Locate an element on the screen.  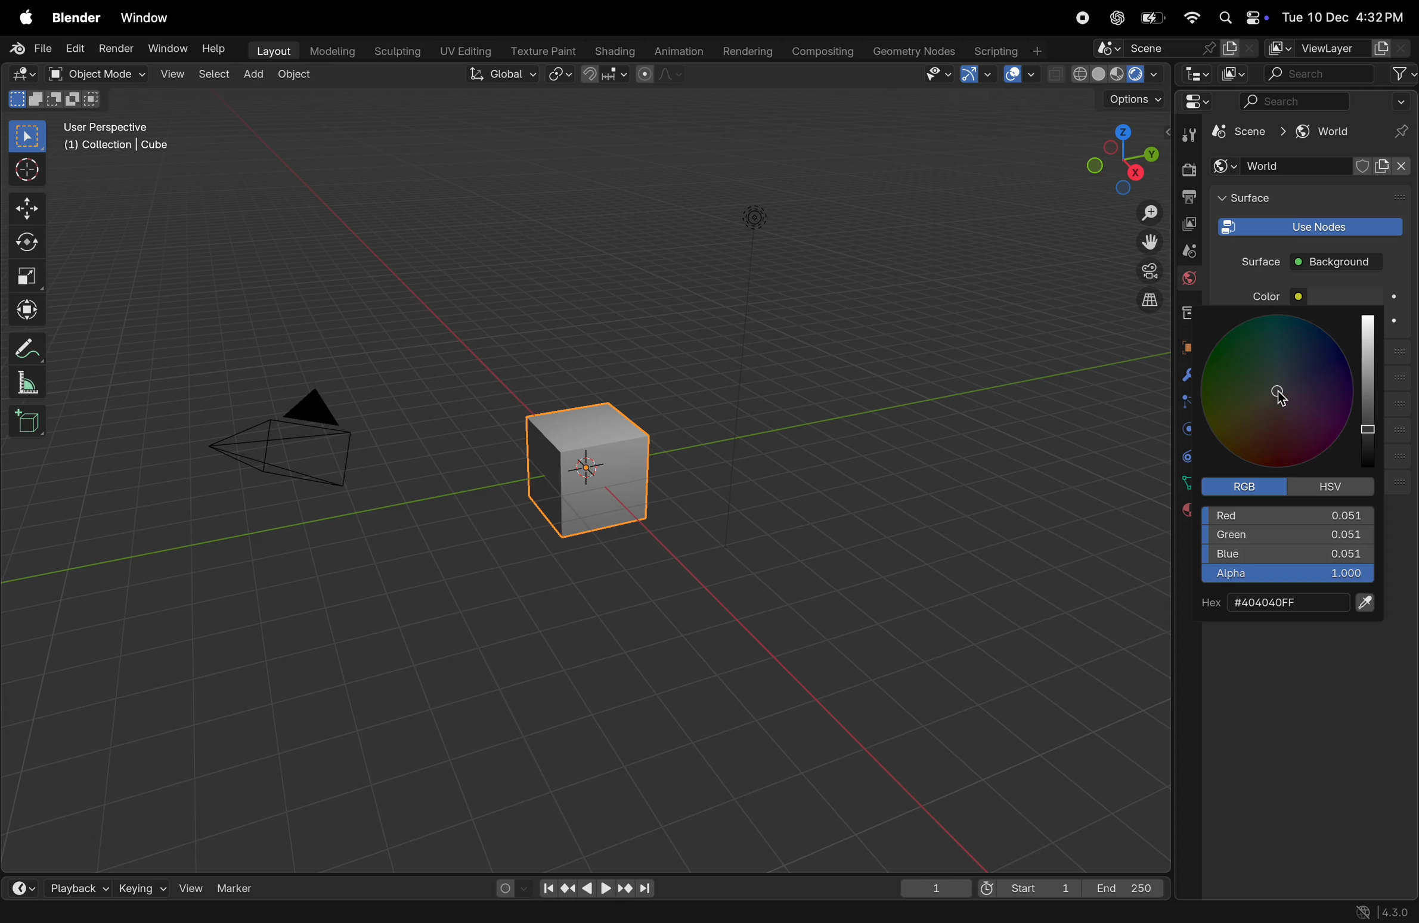
View is located at coordinates (170, 74).